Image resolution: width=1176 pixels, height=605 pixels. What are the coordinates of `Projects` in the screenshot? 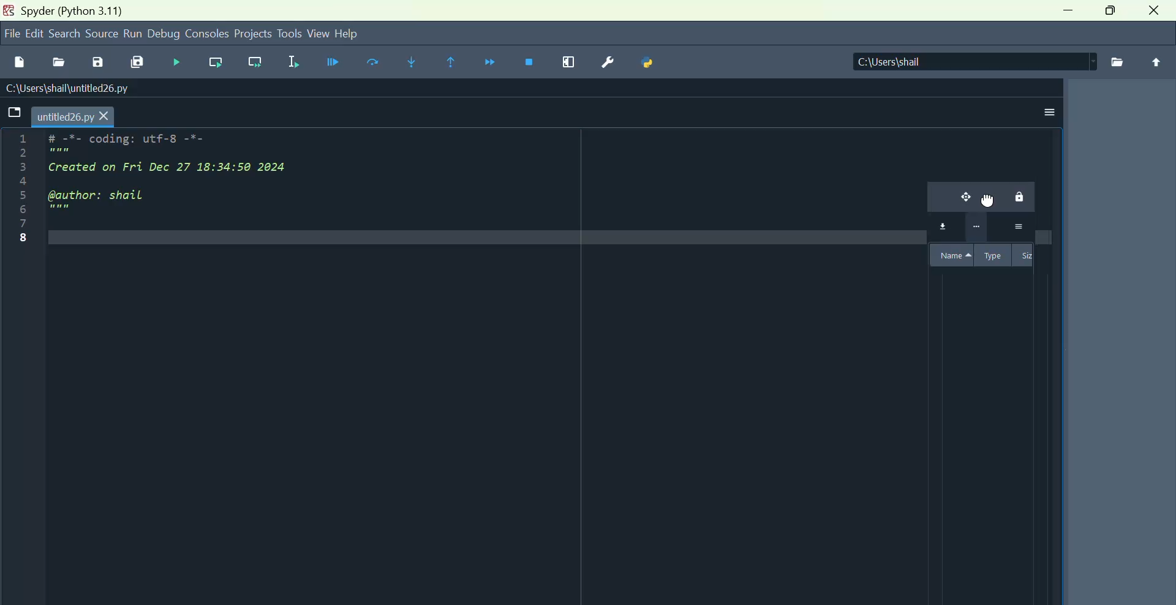 It's located at (254, 32).